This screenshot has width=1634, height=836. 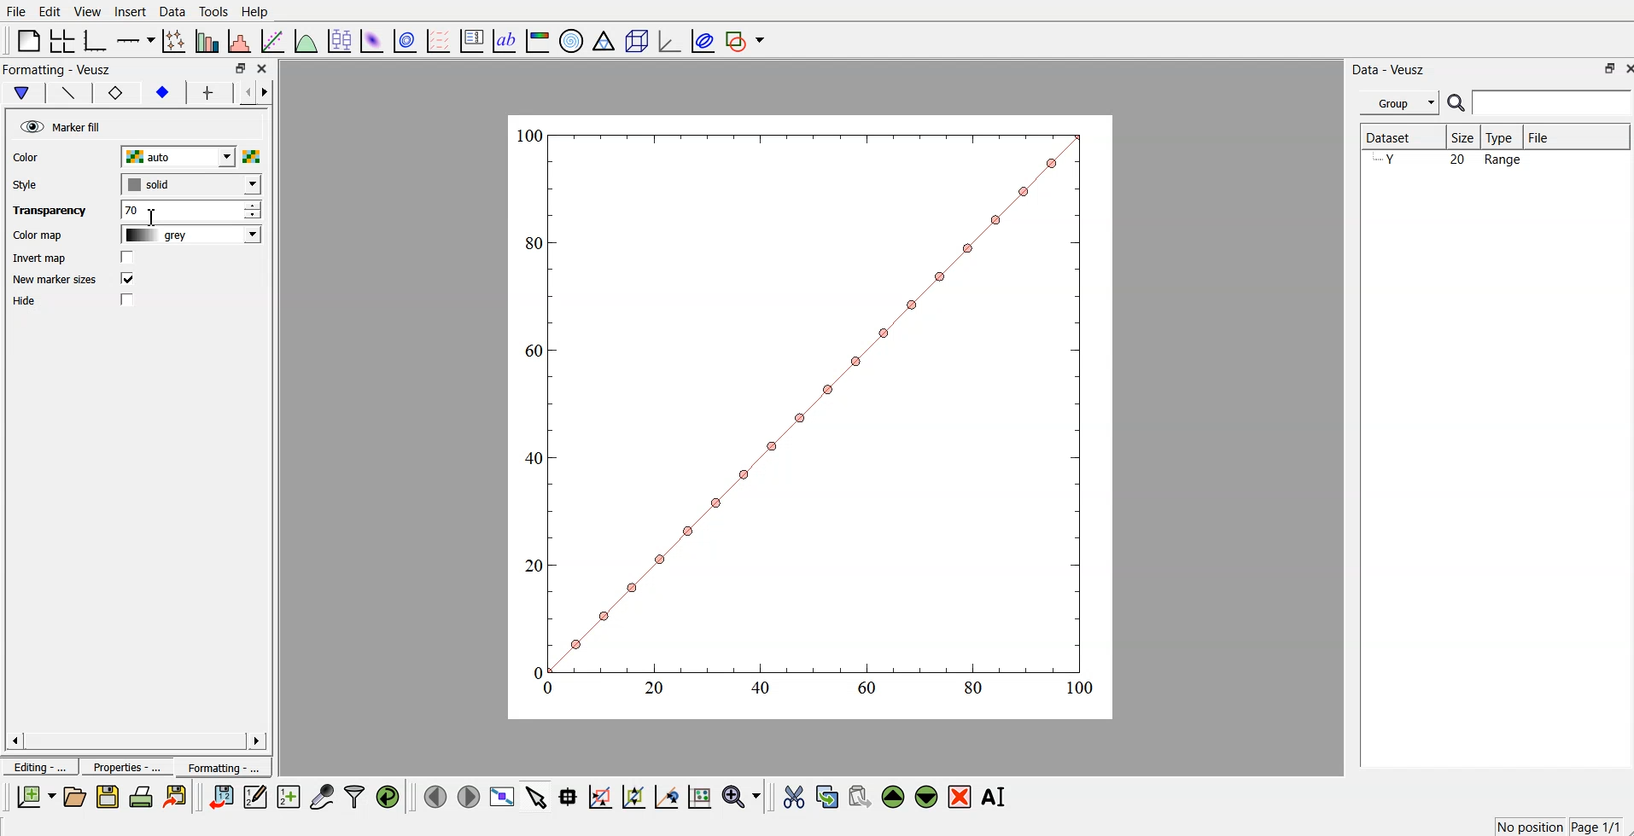 What do you see at coordinates (88, 11) in the screenshot?
I see `View` at bounding box center [88, 11].